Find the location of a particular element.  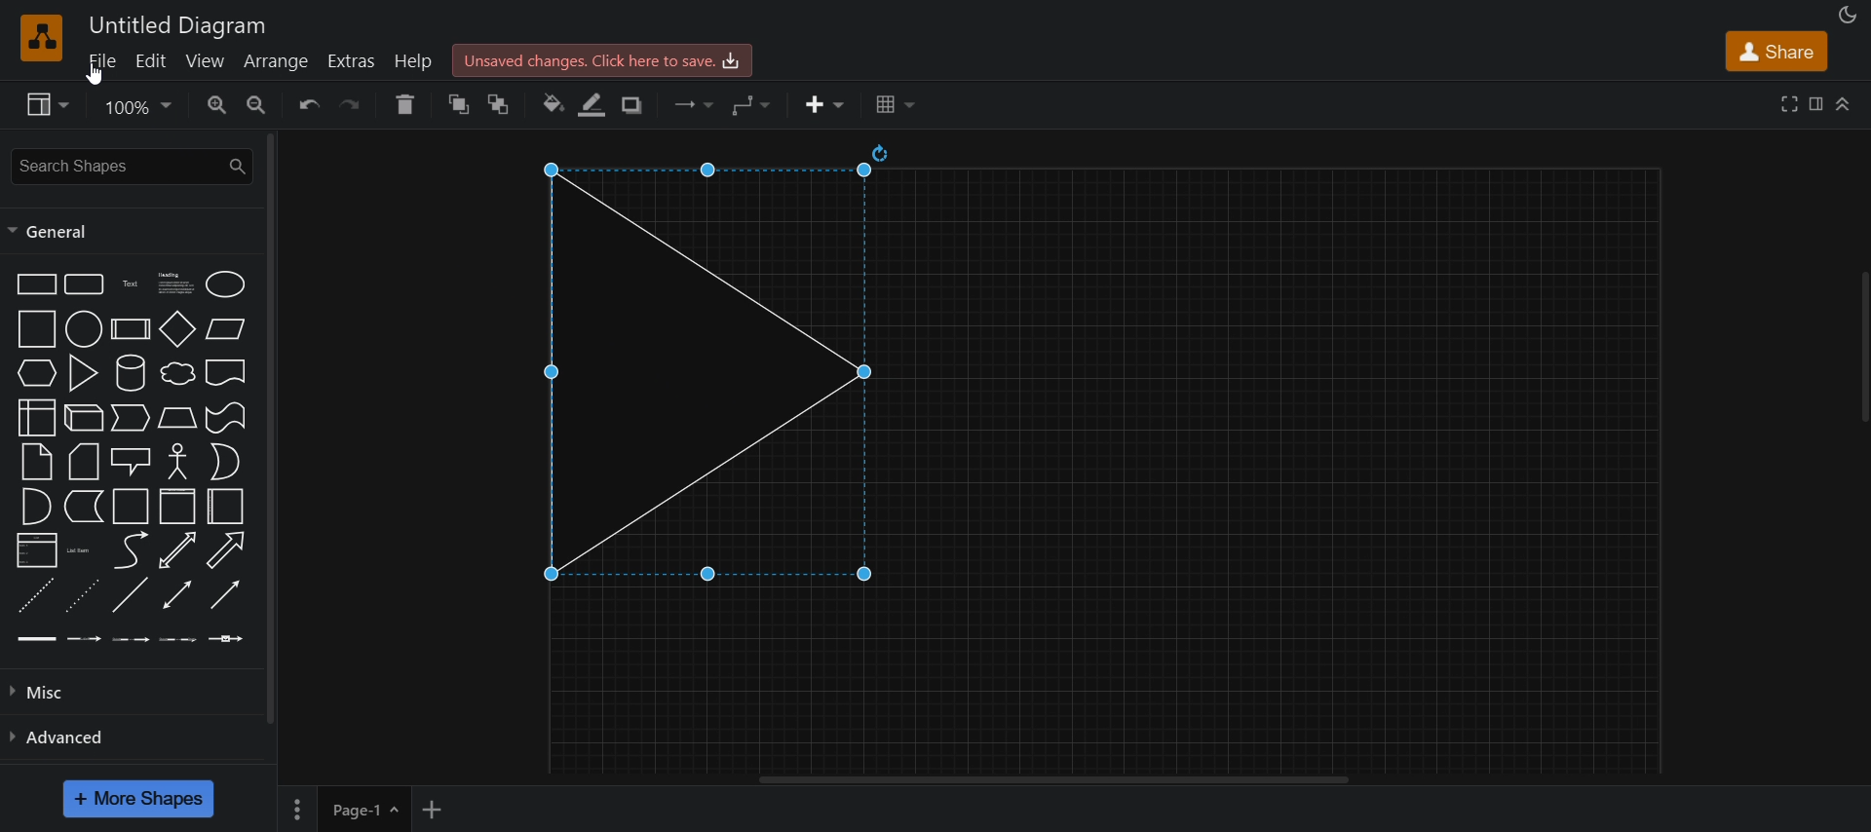

and is located at coordinates (37, 507).